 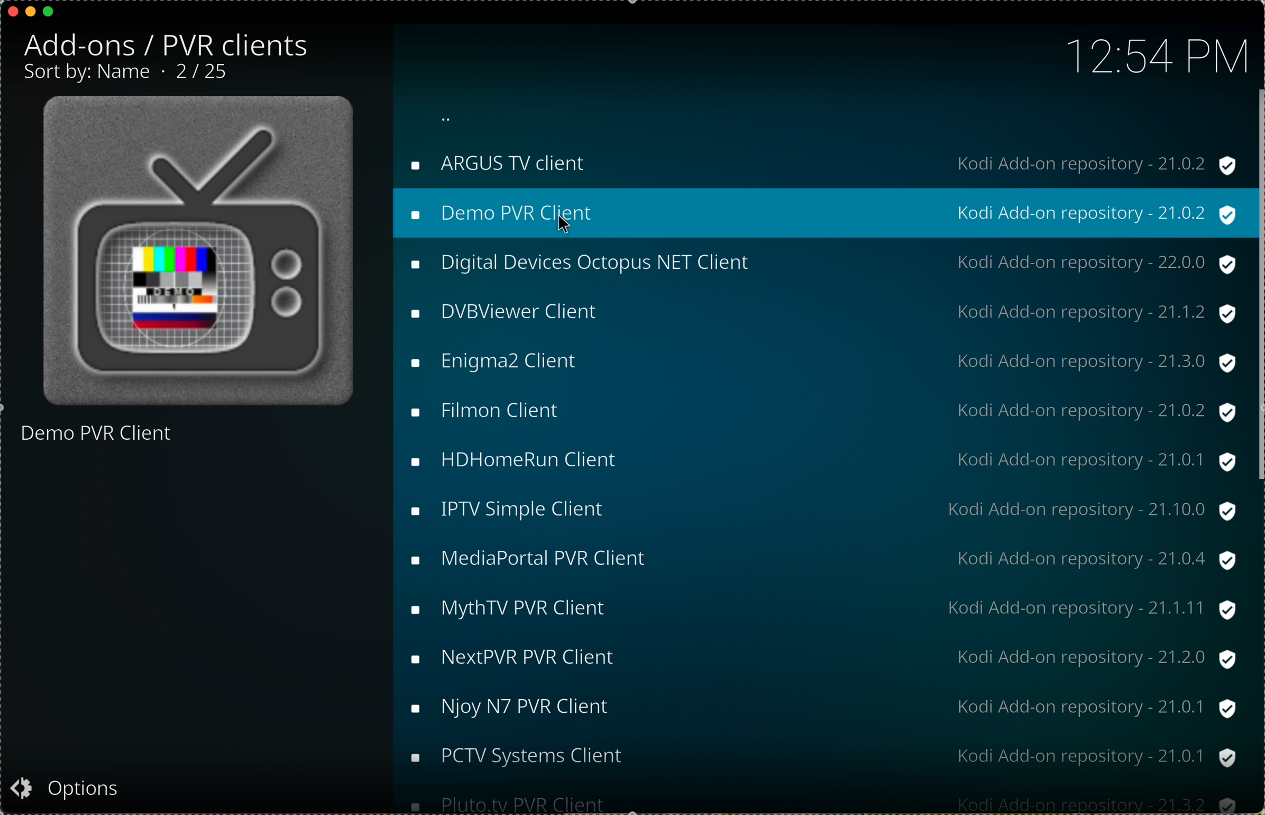 What do you see at coordinates (537, 762) in the screenshot?
I see `PCTV Systems client` at bounding box center [537, 762].